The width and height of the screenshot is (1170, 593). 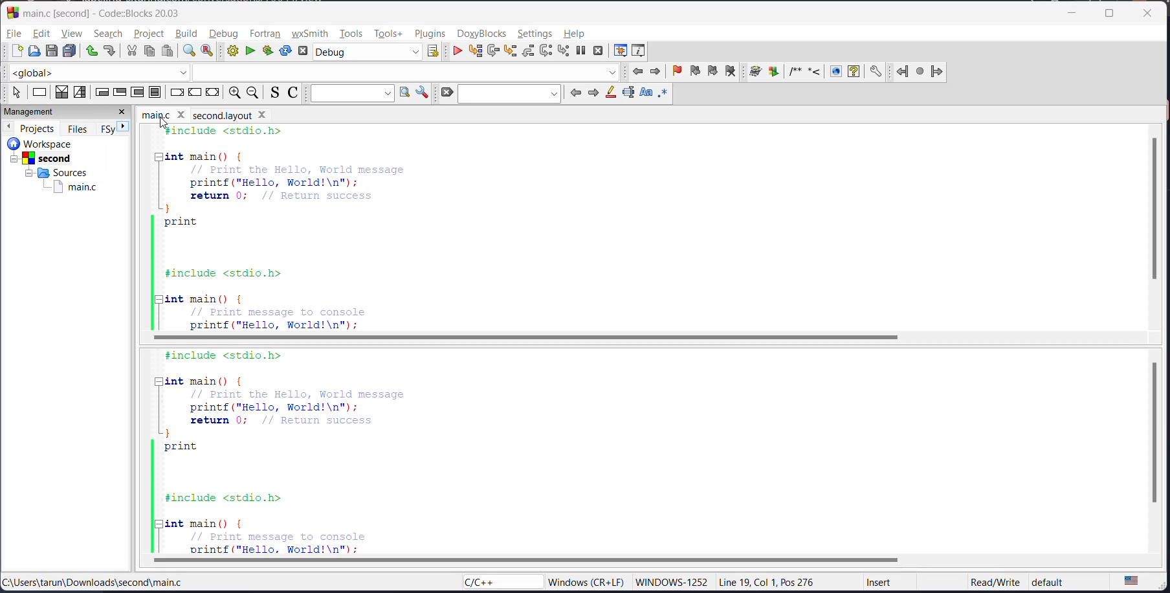 What do you see at coordinates (305, 52) in the screenshot?
I see `abort` at bounding box center [305, 52].